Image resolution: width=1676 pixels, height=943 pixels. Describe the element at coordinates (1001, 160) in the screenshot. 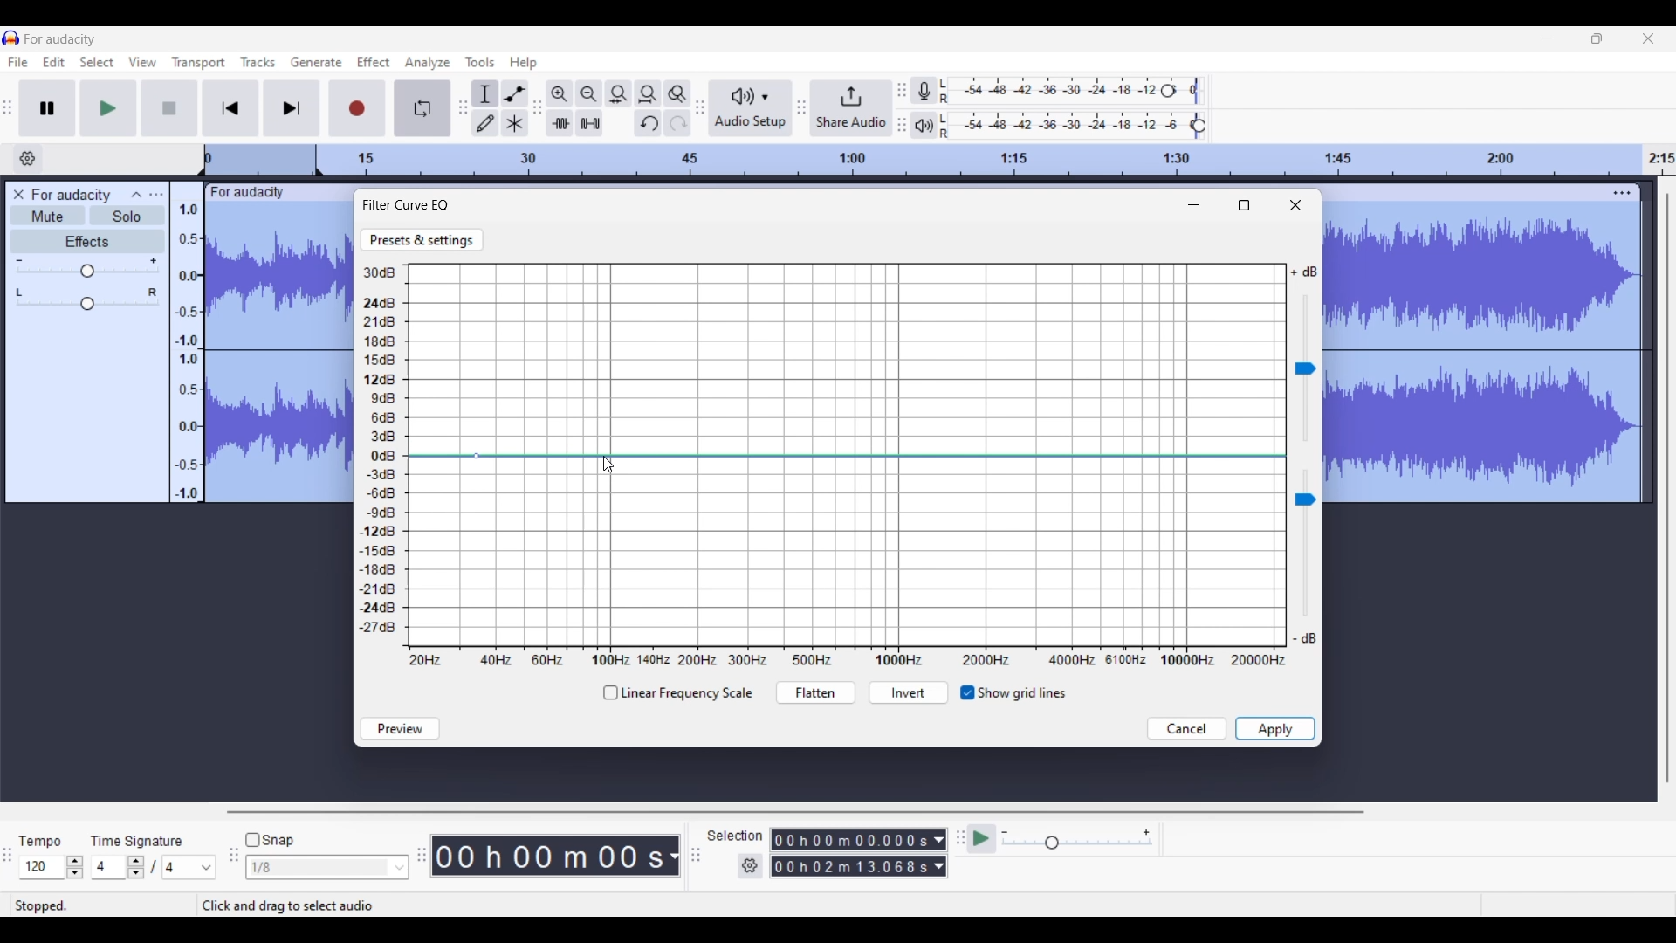

I see `Scale to track length of audio` at that location.